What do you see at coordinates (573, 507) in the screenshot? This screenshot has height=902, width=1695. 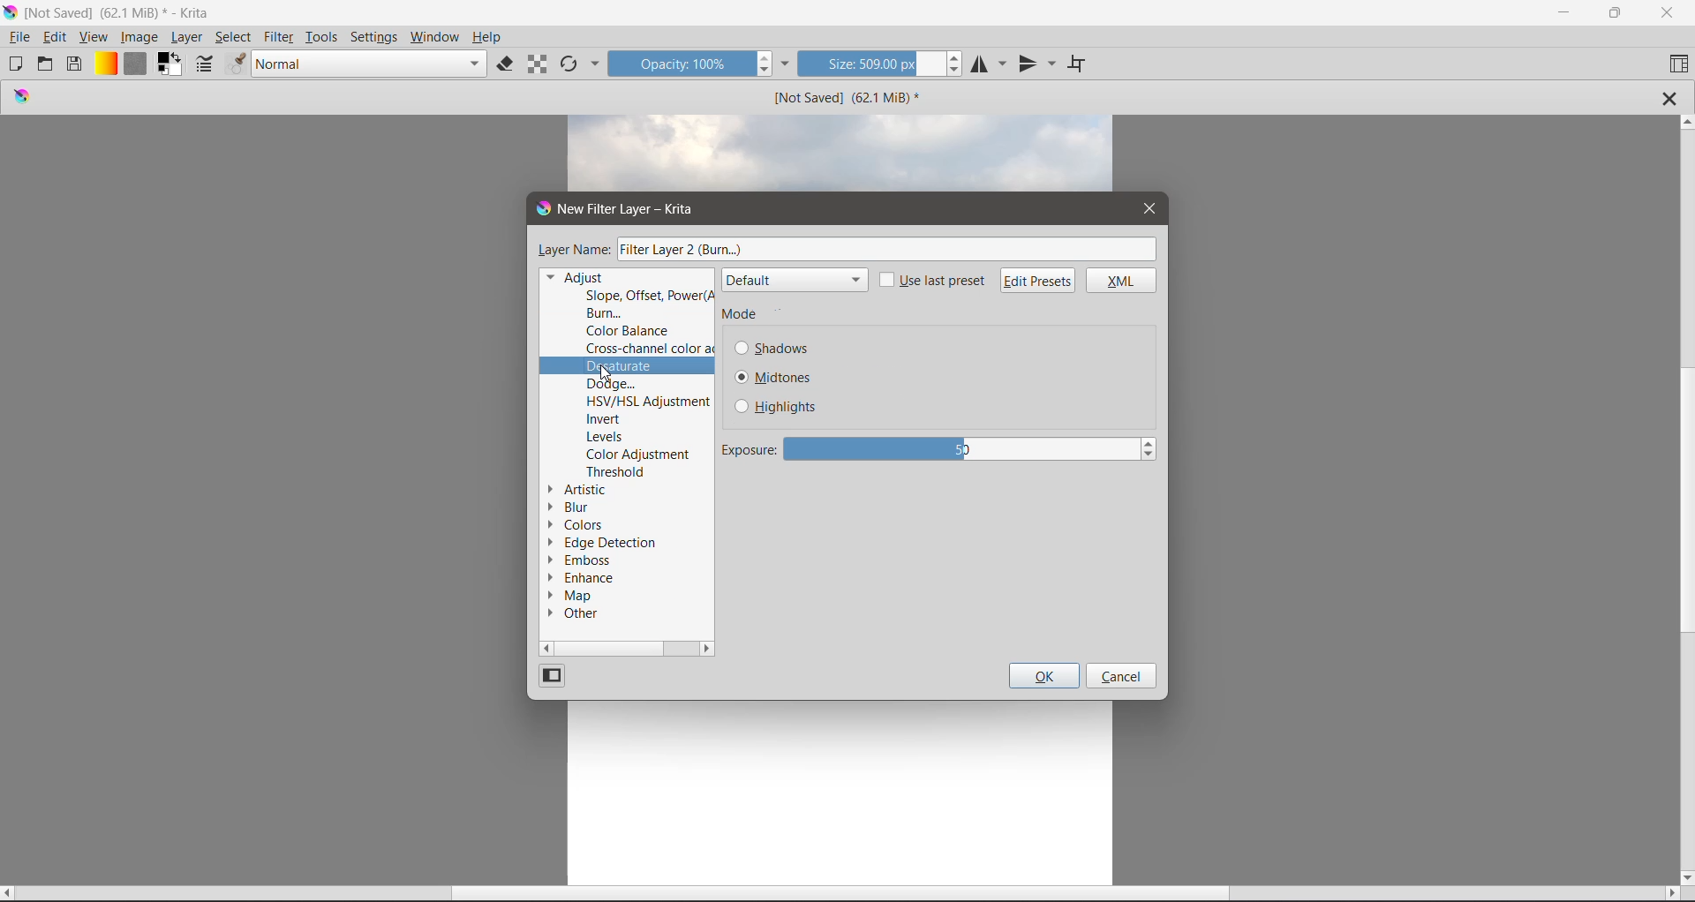 I see `Blur` at bounding box center [573, 507].